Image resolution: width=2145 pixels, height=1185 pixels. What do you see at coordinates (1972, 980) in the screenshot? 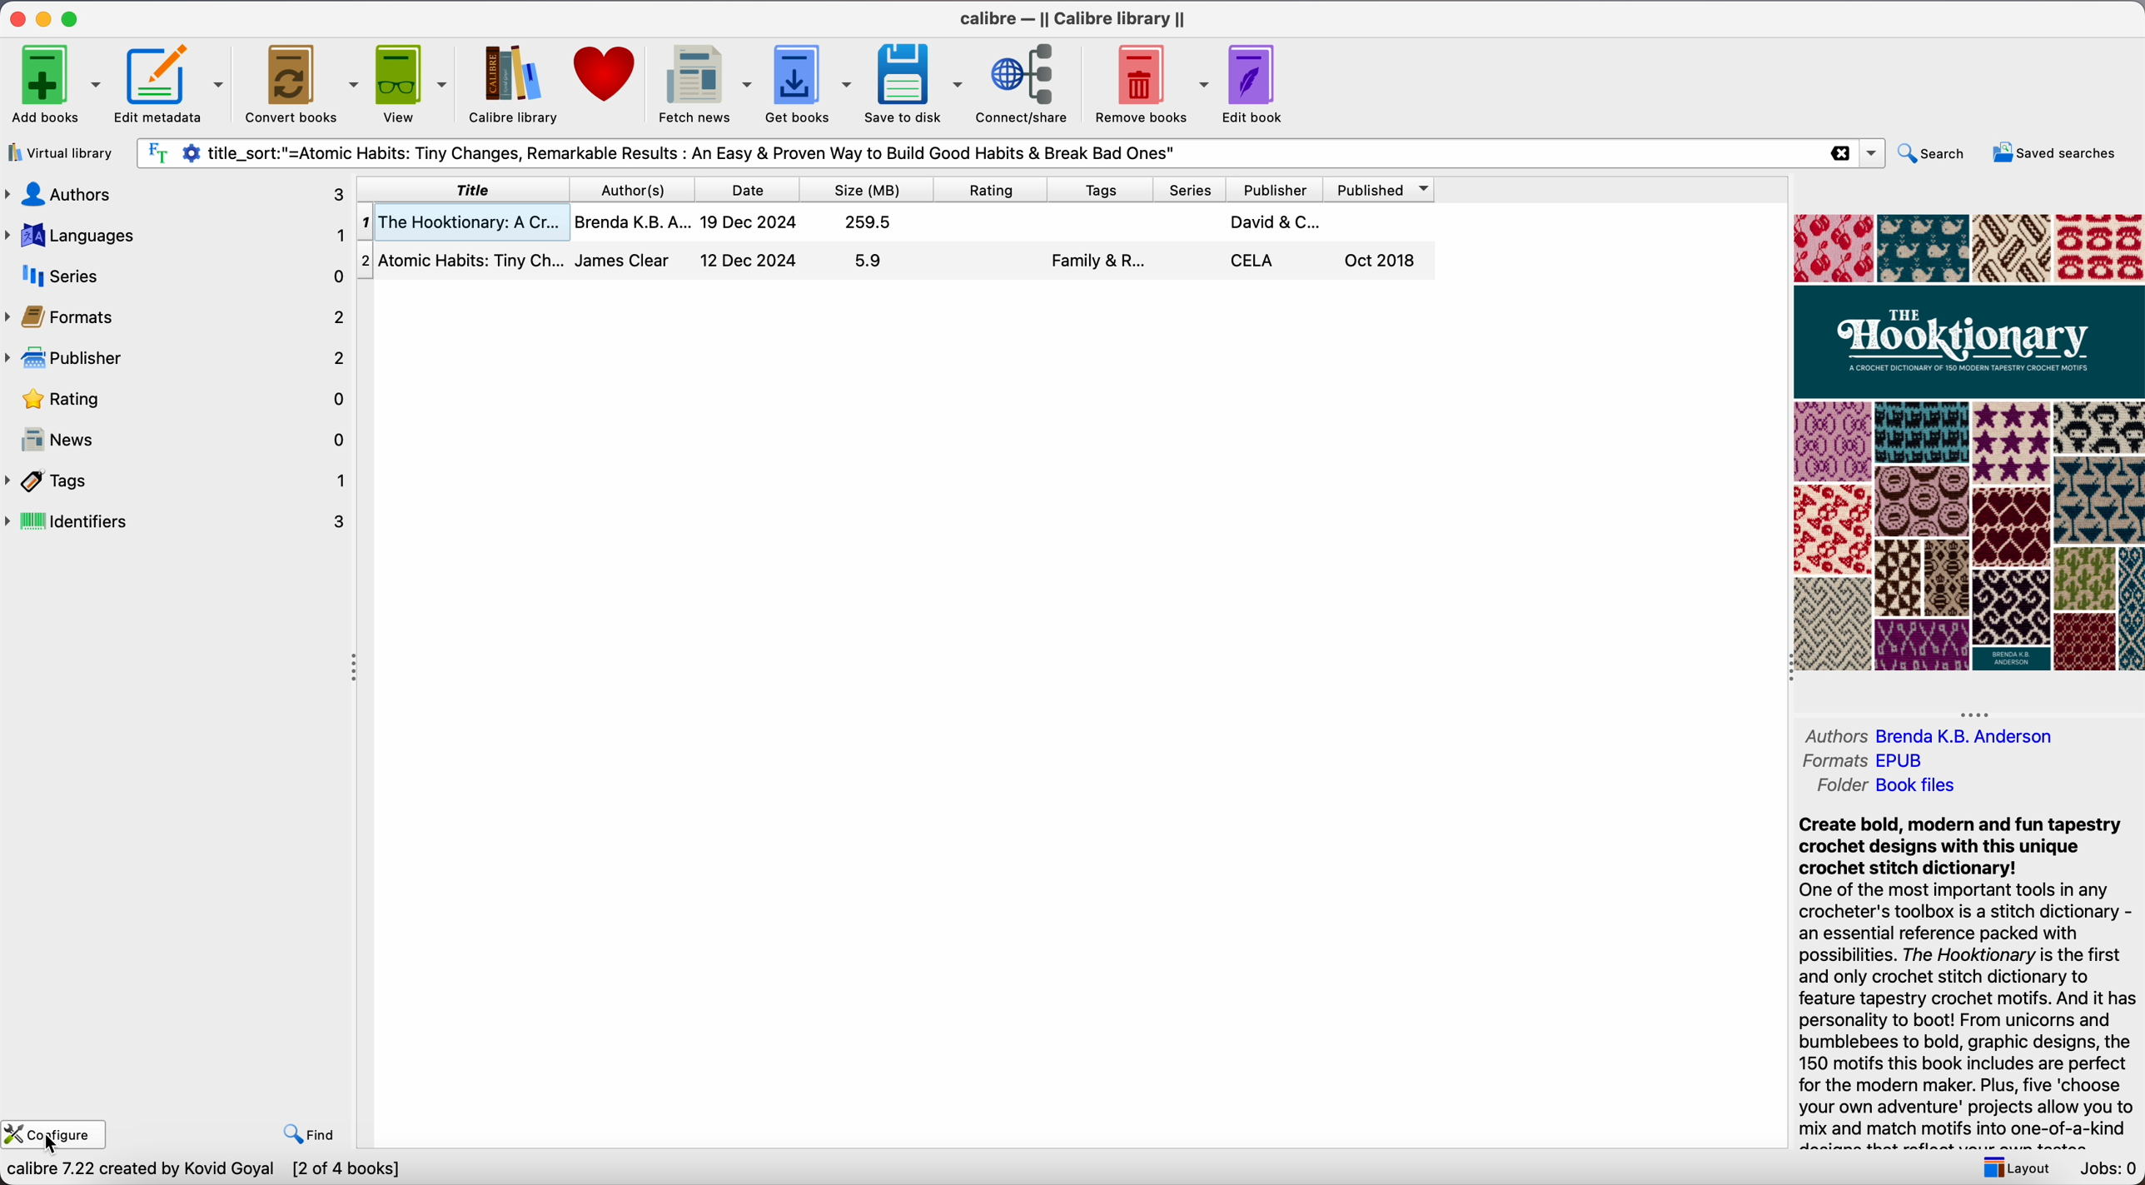
I see `synopsis` at bounding box center [1972, 980].